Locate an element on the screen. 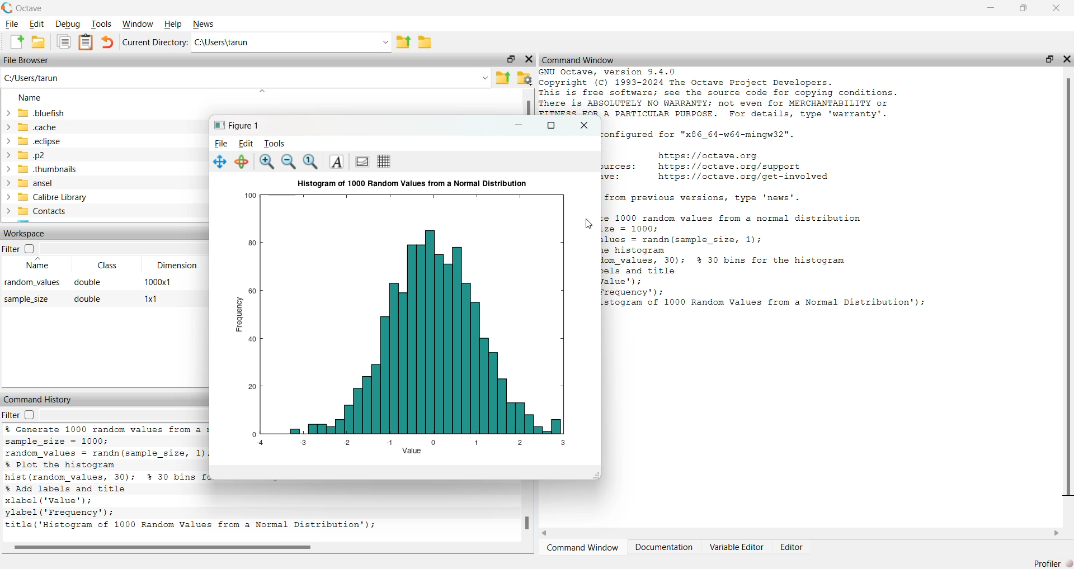 The image size is (1074, 569). 1x1 is located at coordinates (151, 298).